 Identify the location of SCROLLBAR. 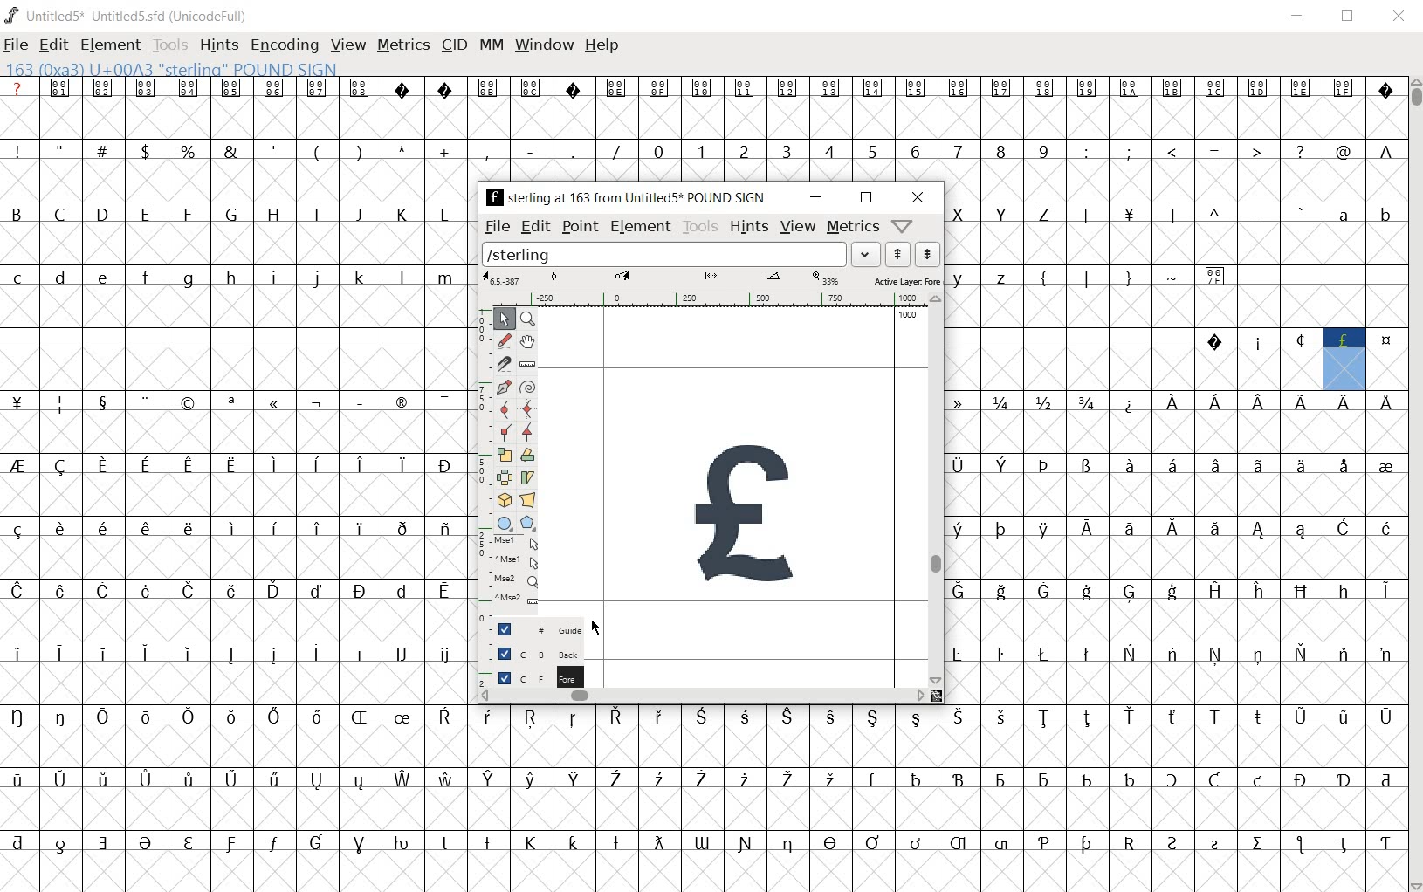
(1414, 484).